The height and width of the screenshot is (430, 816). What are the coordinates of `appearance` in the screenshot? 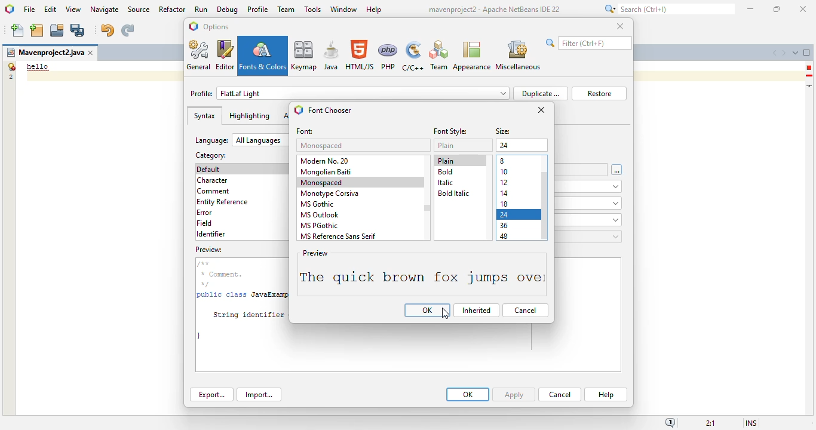 It's located at (472, 56).